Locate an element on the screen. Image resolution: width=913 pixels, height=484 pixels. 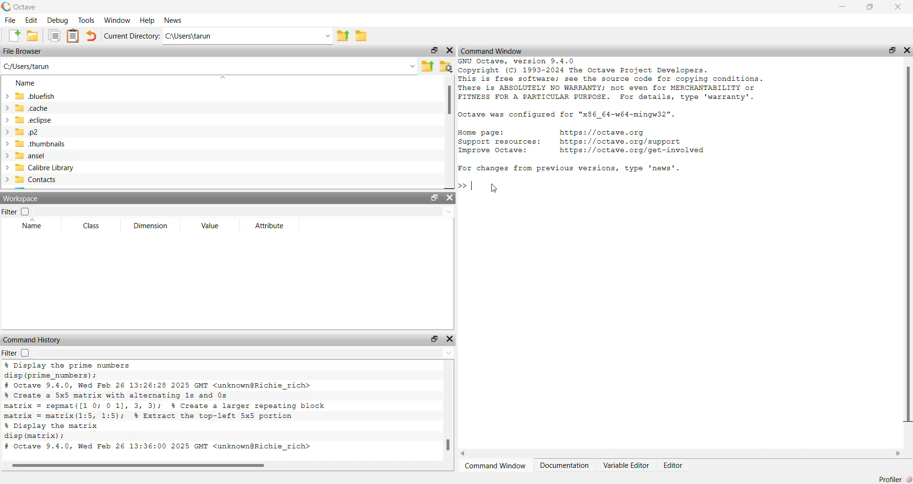
paste is located at coordinates (74, 36).